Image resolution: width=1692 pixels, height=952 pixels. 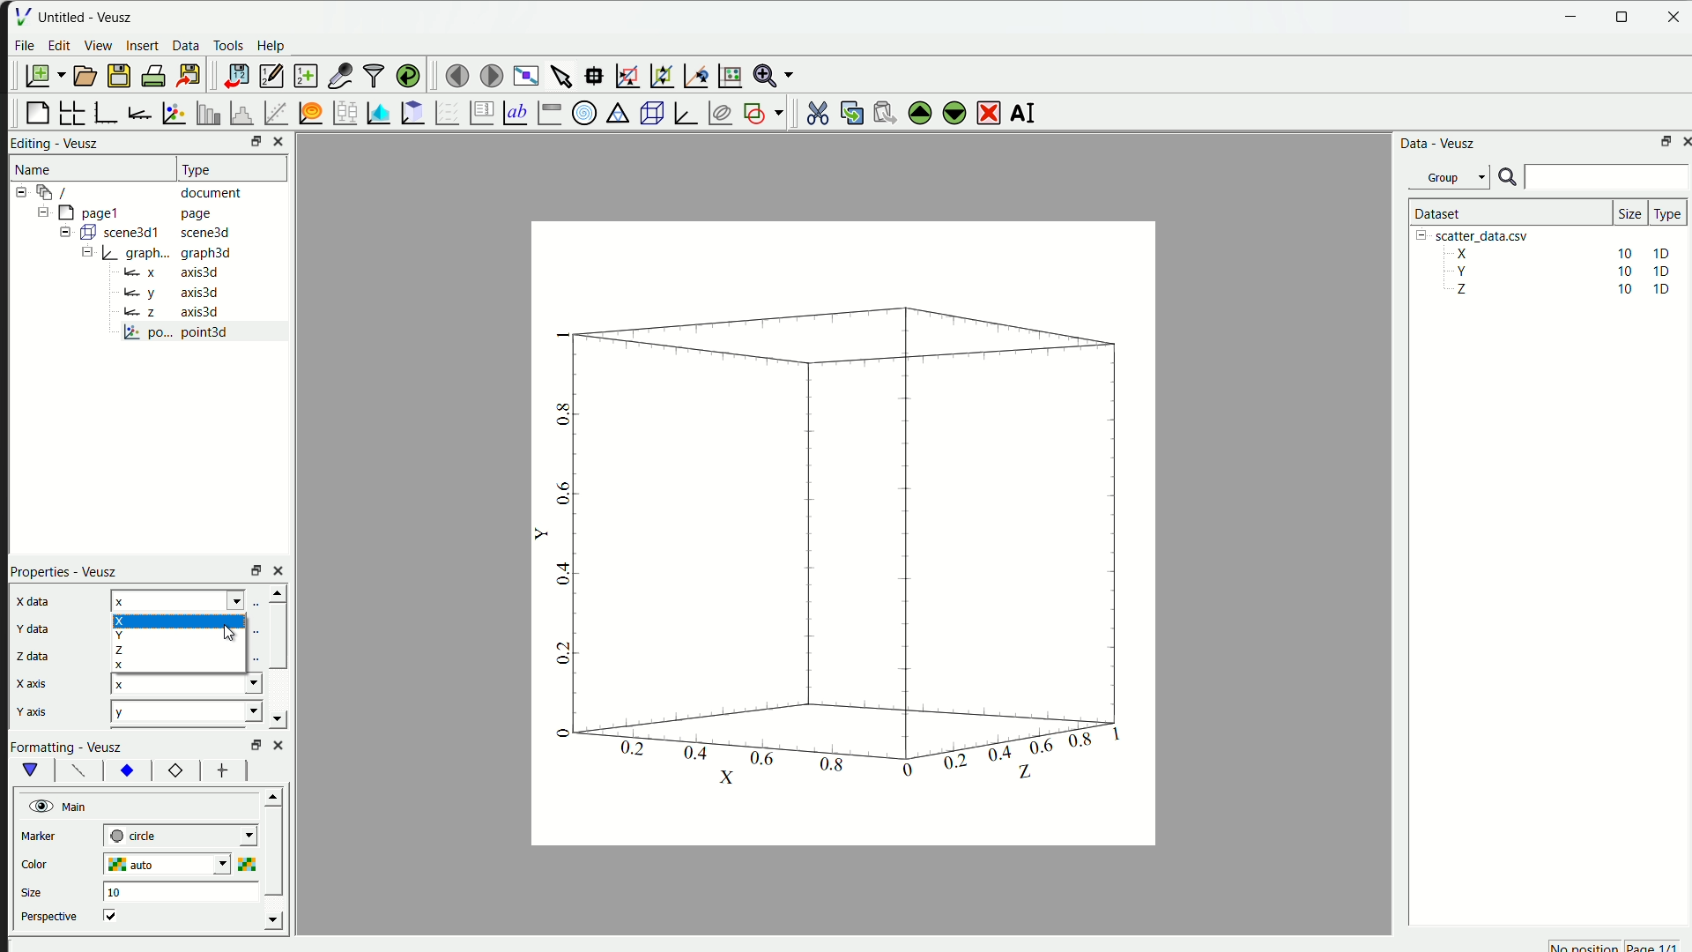 I want to click on select items from graph, so click(x=560, y=73).